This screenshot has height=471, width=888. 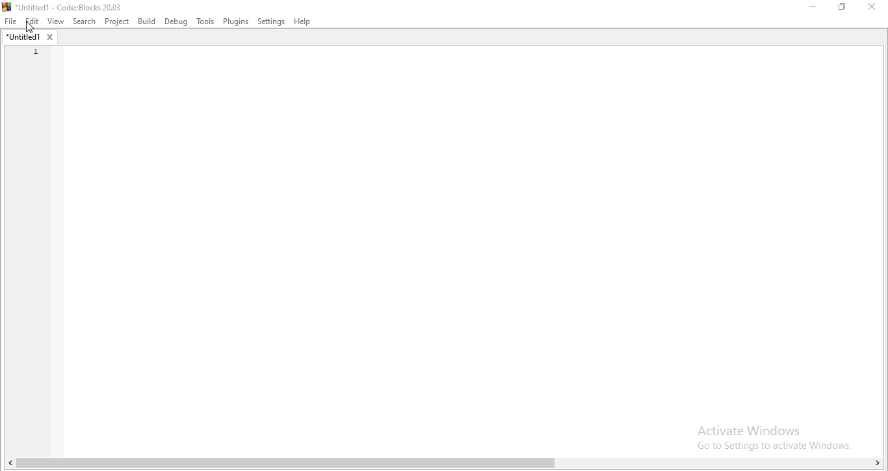 What do you see at coordinates (32, 21) in the screenshot?
I see `Edit ` at bounding box center [32, 21].